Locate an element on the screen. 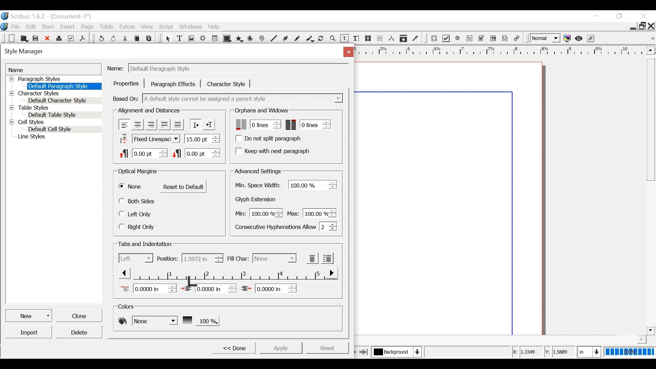 This screenshot has width=656, height=369. Name is located at coordinates (54, 69).